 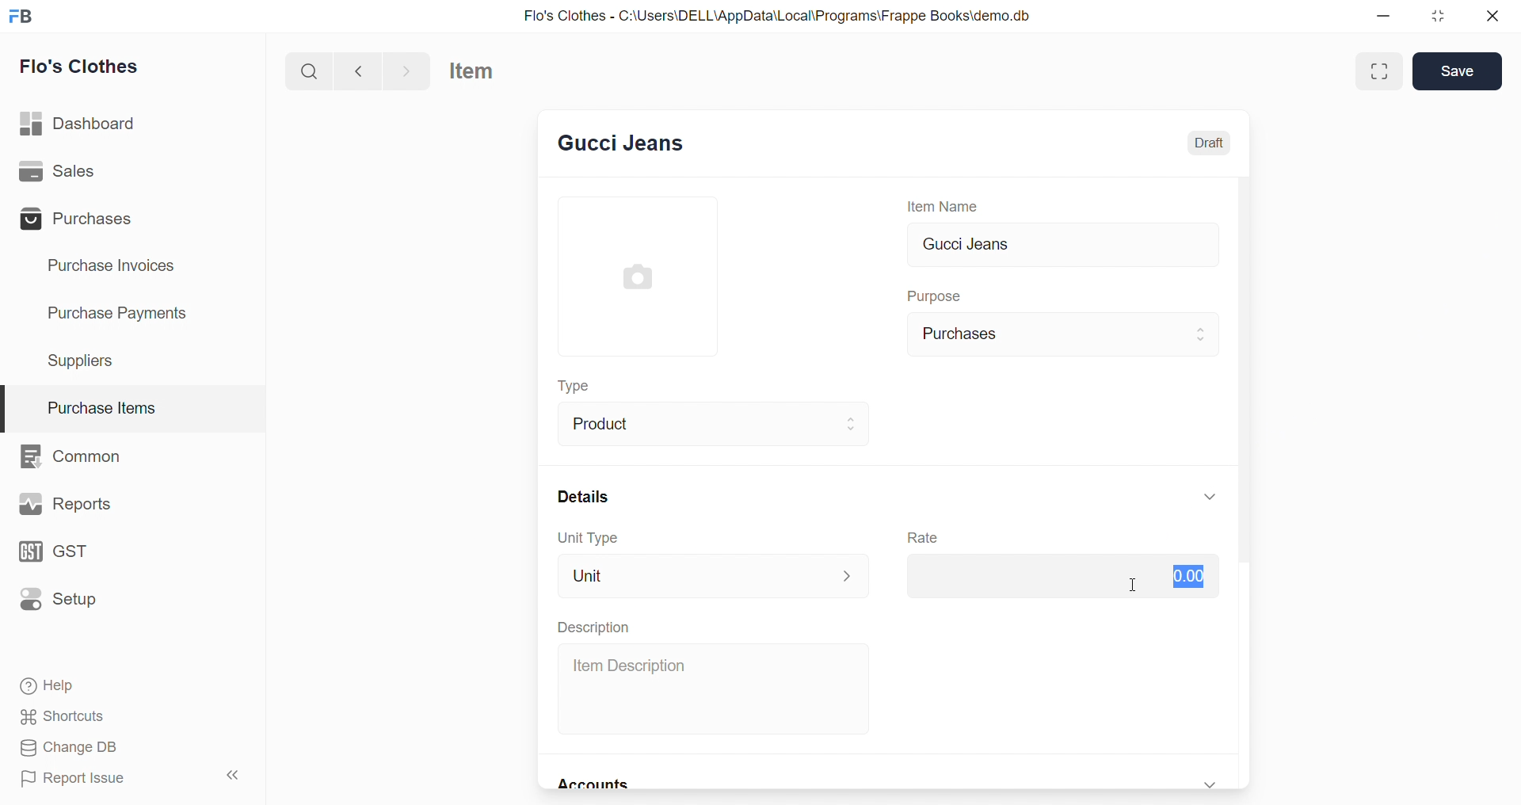 I want to click on navigate backward, so click(x=358, y=70).